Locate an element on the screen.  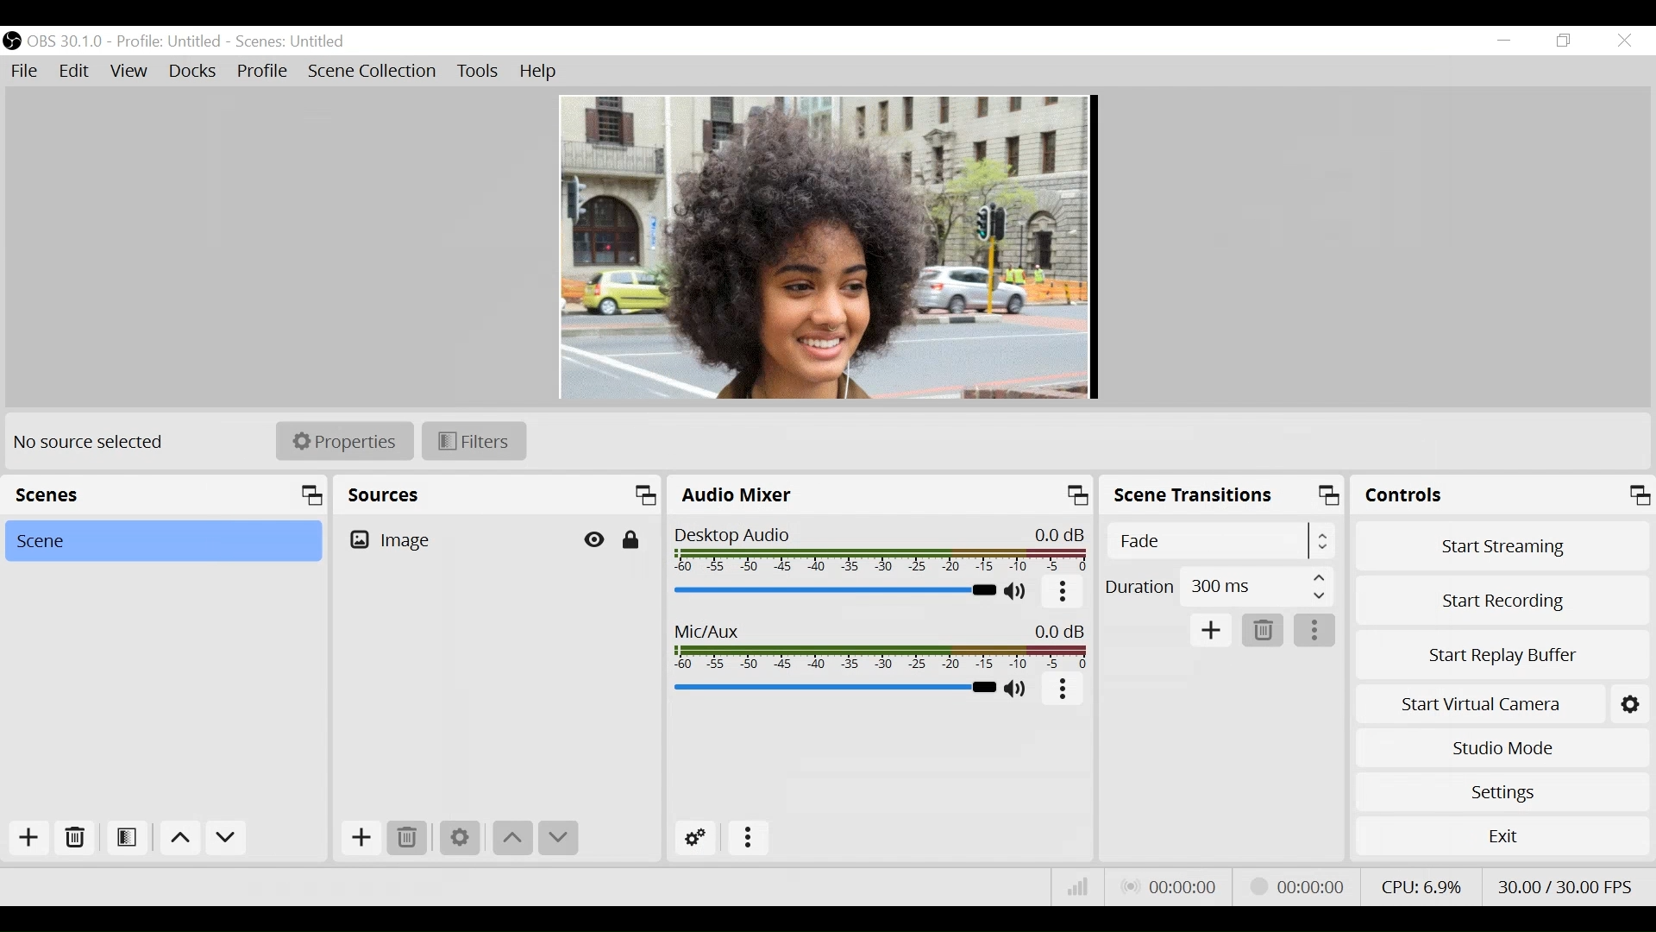
Move up is located at coordinates (180, 839).